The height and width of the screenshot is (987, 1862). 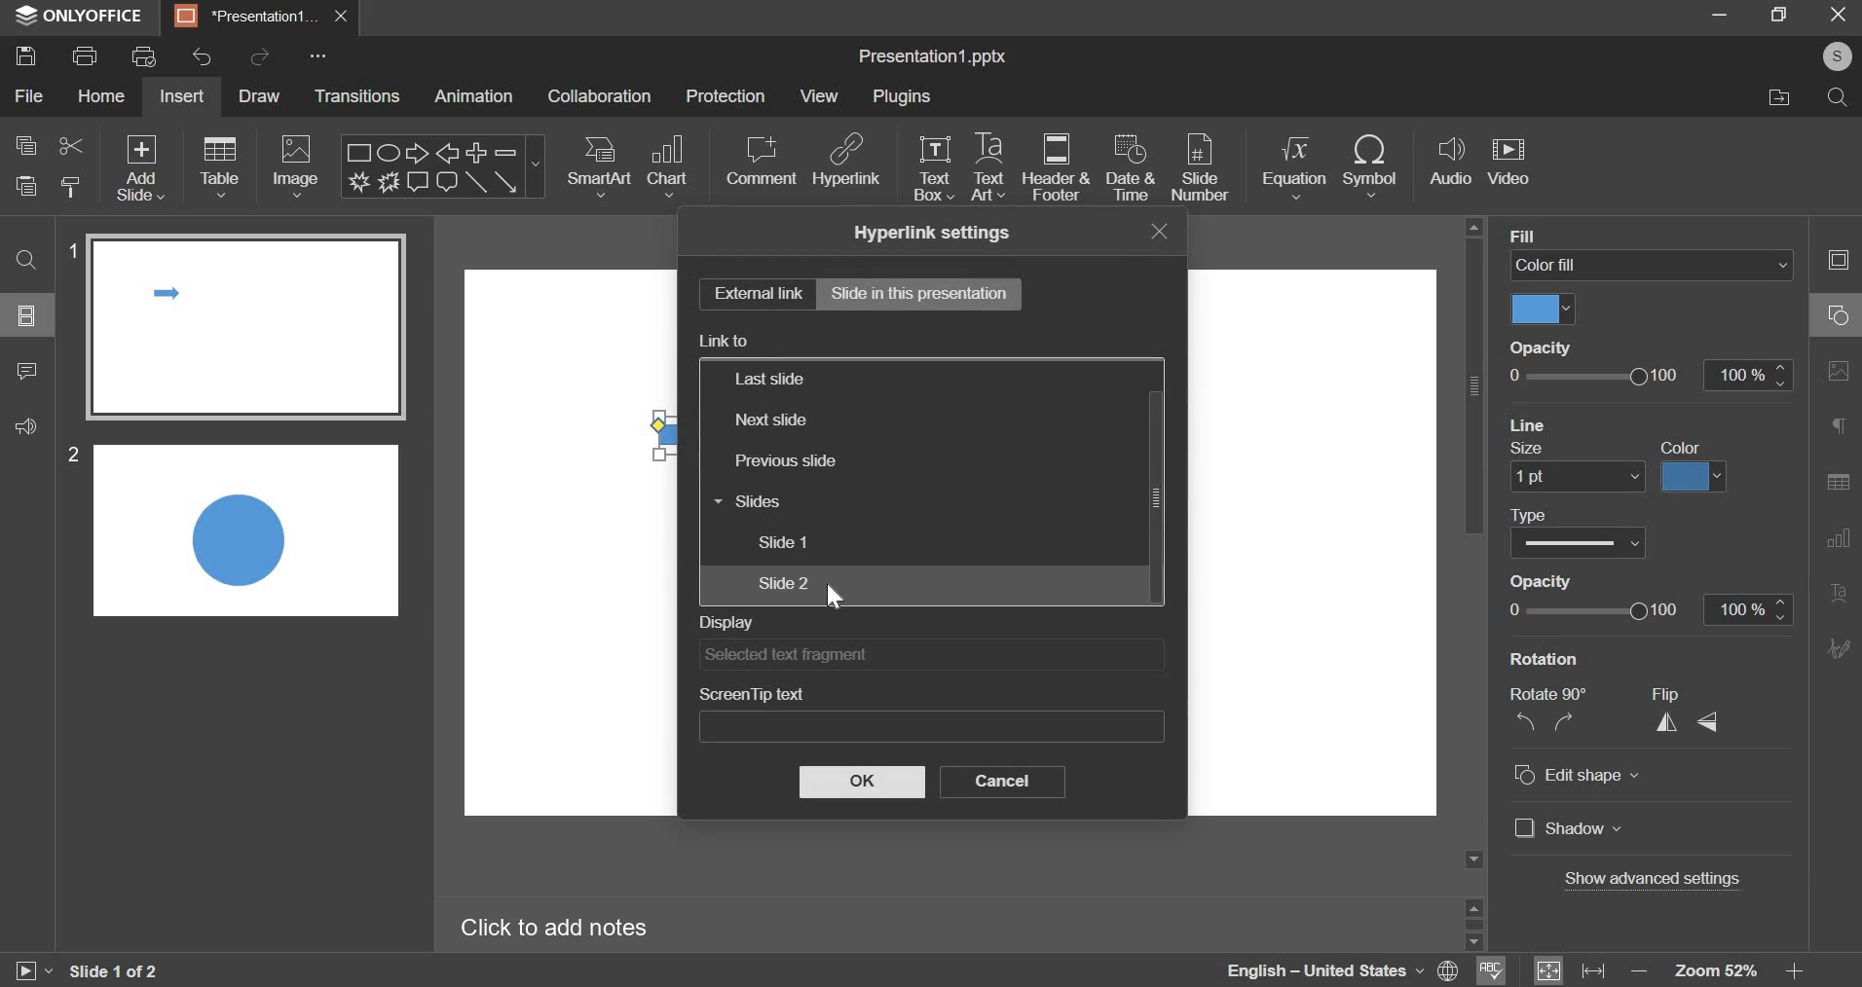 I want to click on presentation name, so click(x=935, y=56).